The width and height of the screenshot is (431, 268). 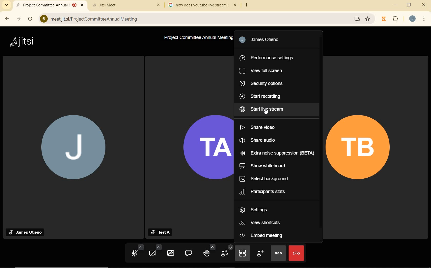 I want to click on TA, so click(x=205, y=149).